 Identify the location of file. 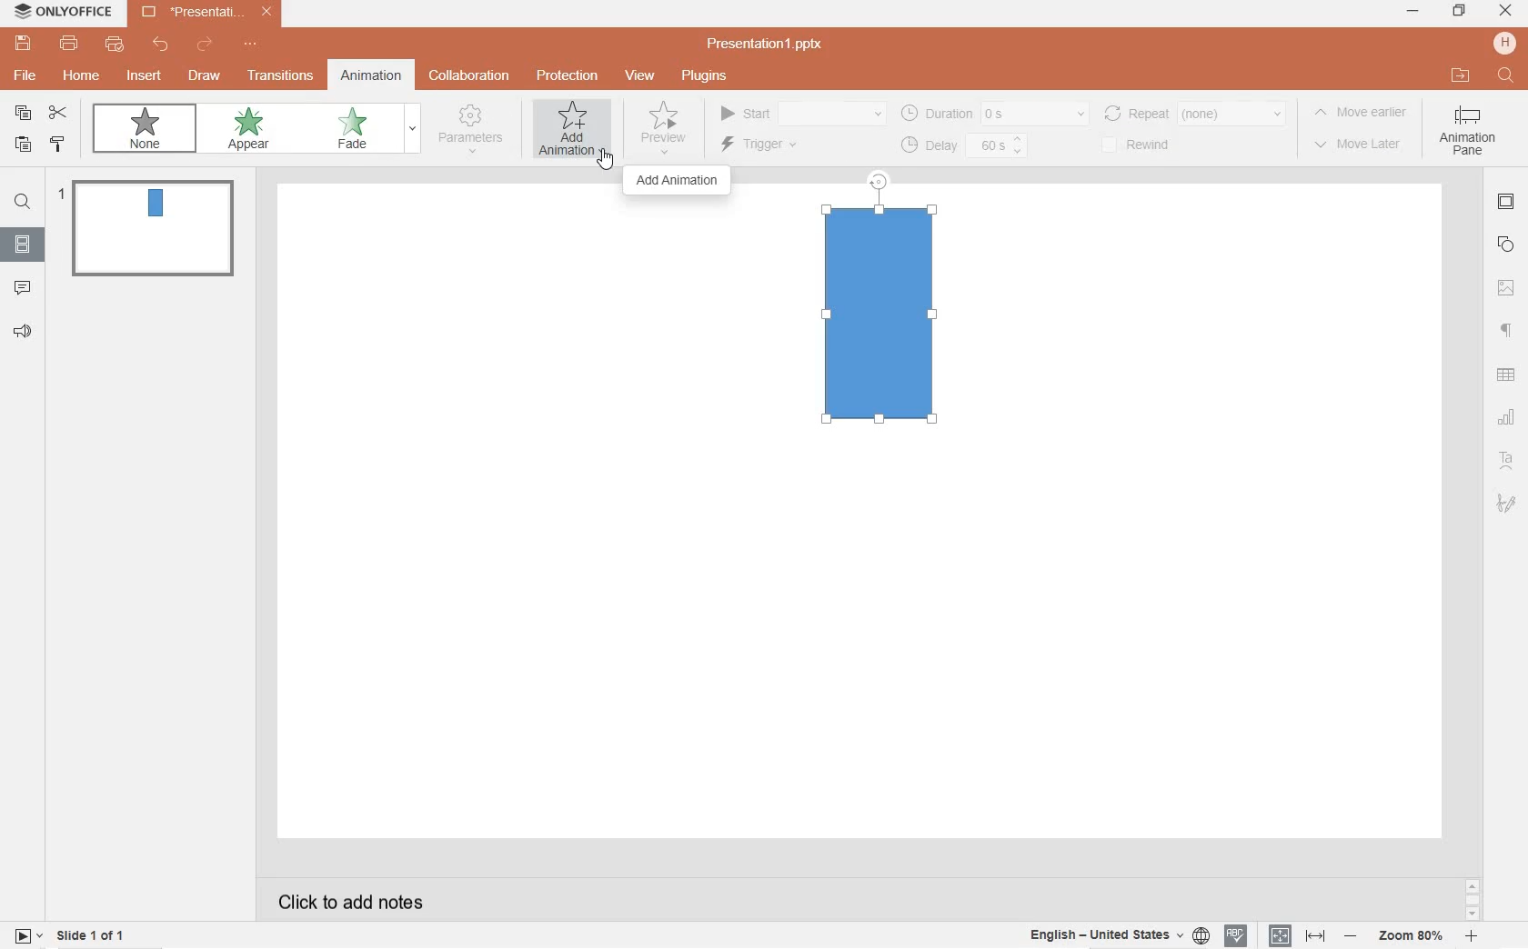
(26, 75).